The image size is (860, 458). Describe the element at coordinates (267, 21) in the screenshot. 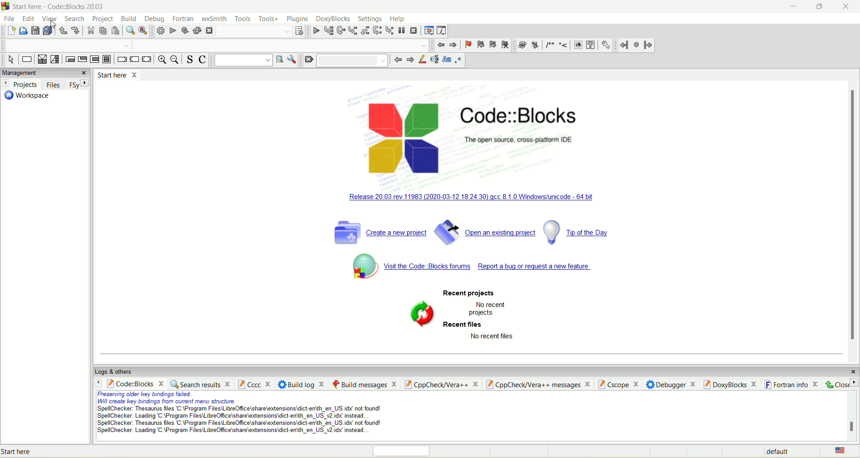

I see `tools+` at that location.